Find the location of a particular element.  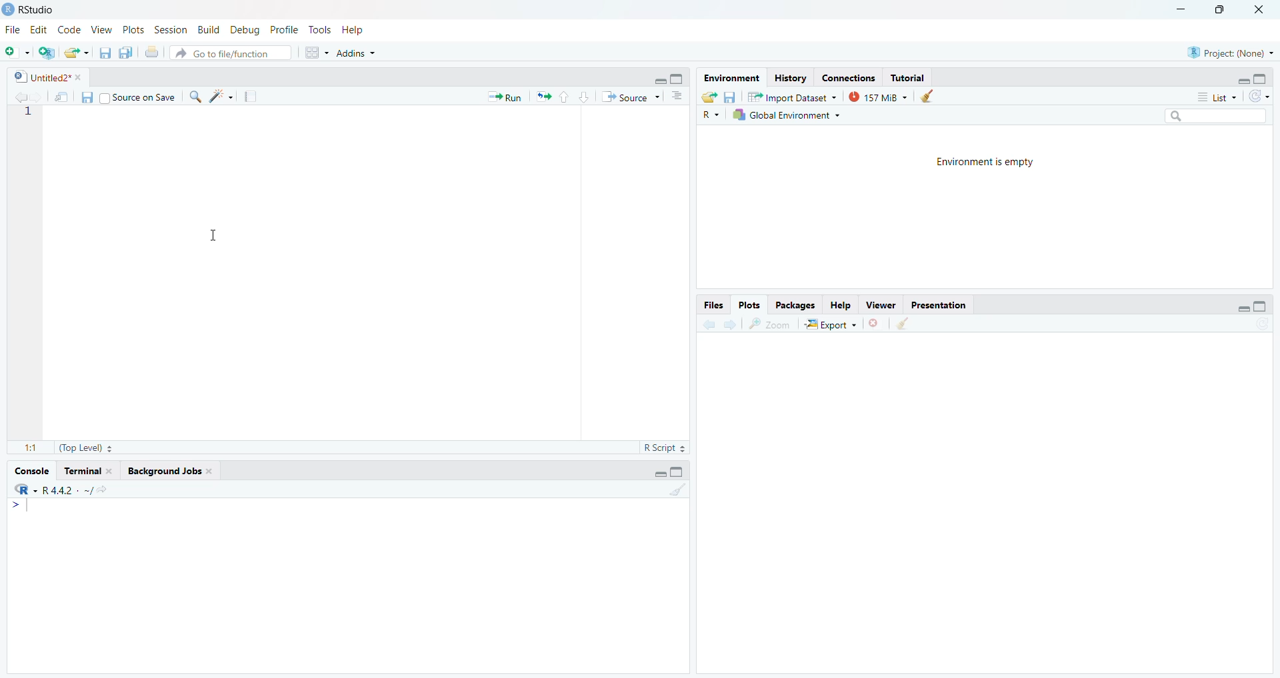

R is located at coordinates (715, 115).